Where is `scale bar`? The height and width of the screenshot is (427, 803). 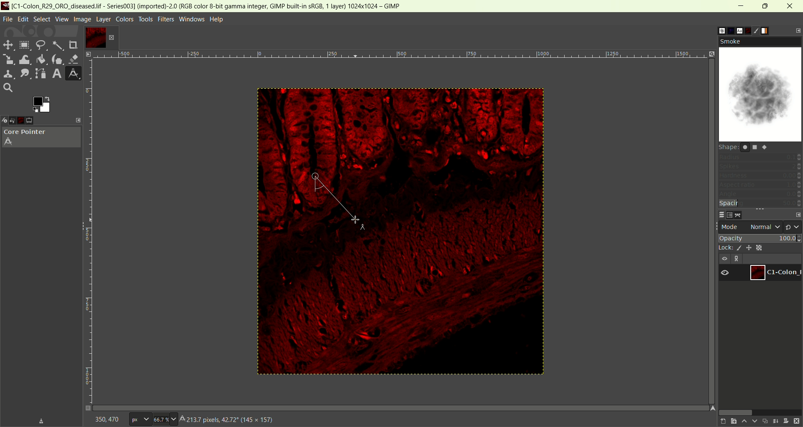
scale bar is located at coordinates (92, 227).